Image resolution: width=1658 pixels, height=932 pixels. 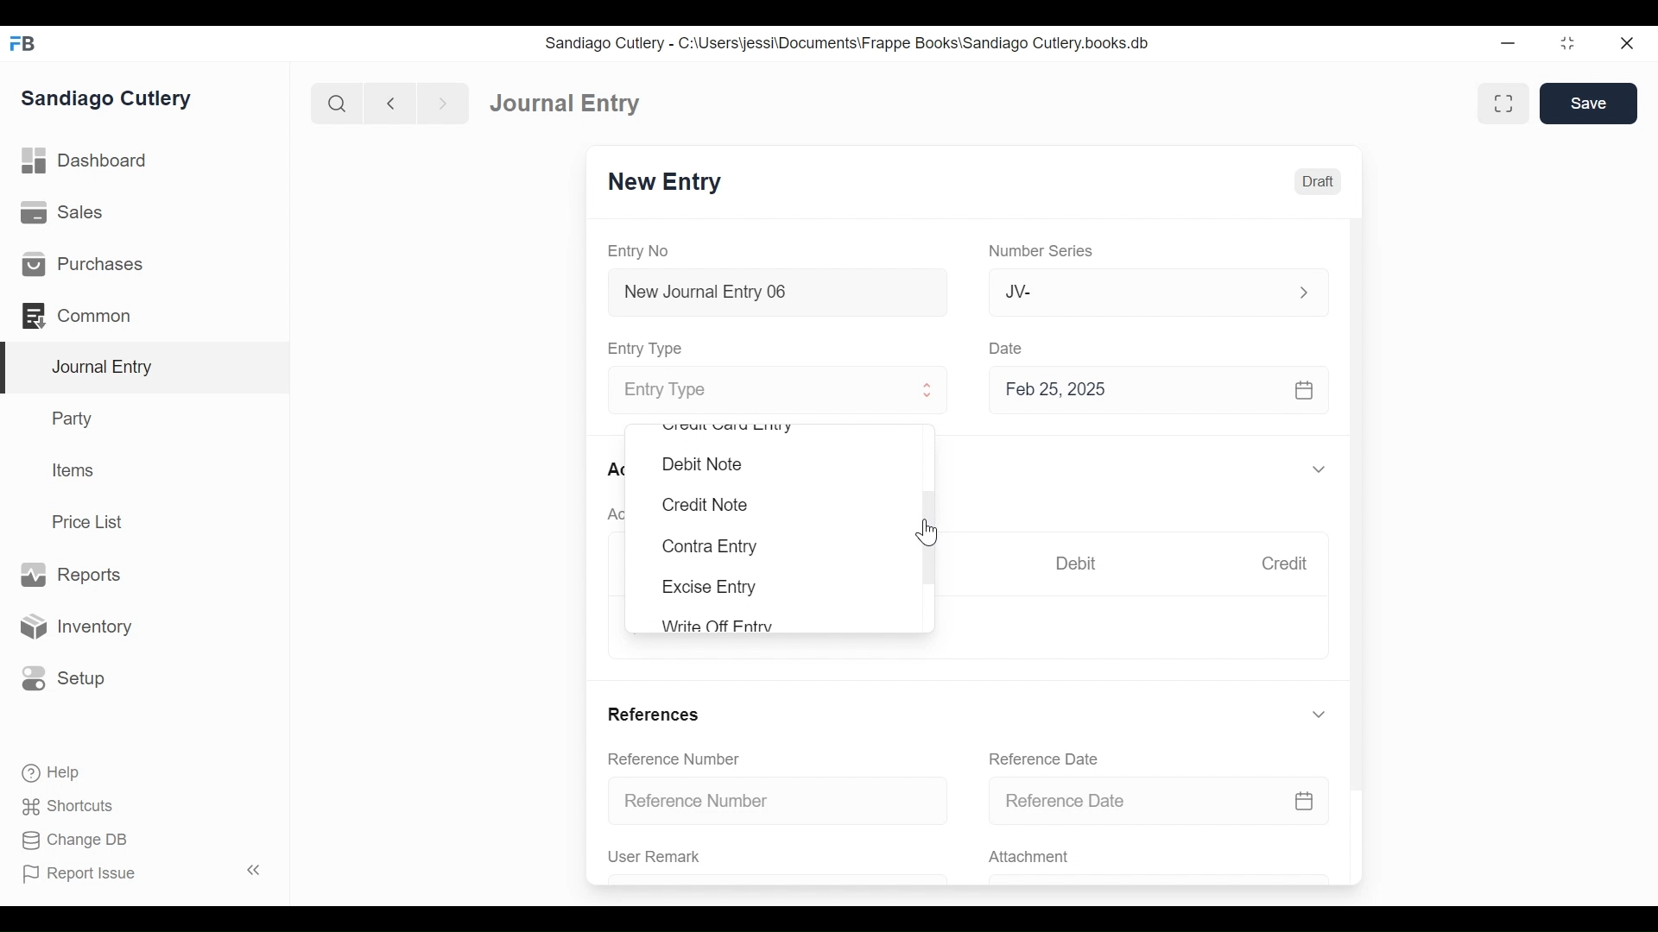 What do you see at coordinates (60, 677) in the screenshot?
I see `Setup` at bounding box center [60, 677].